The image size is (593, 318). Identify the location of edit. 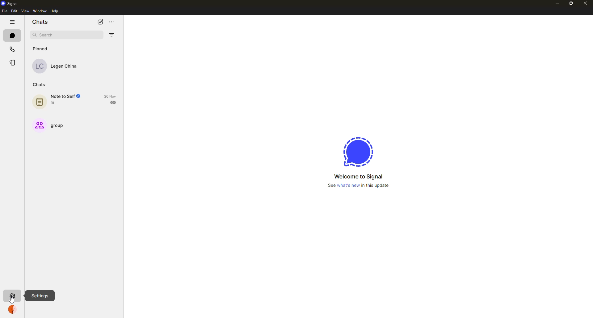
(15, 11).